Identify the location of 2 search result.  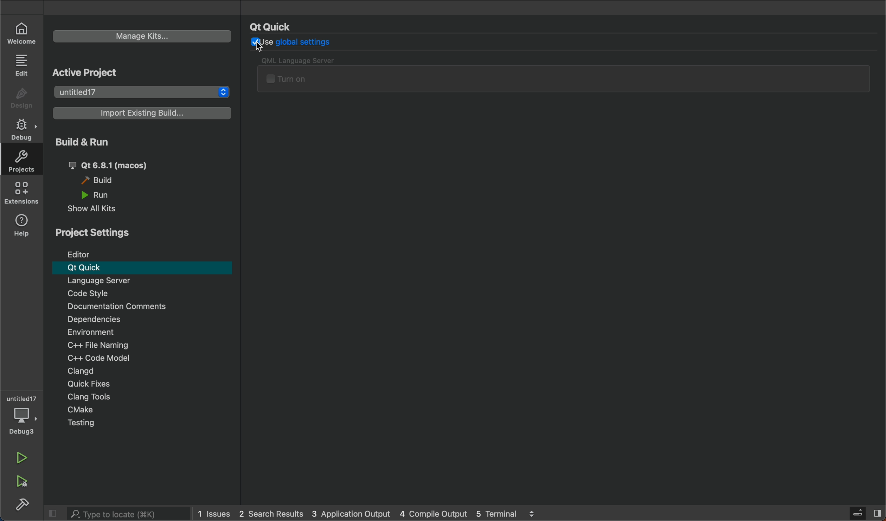
(272, 513).